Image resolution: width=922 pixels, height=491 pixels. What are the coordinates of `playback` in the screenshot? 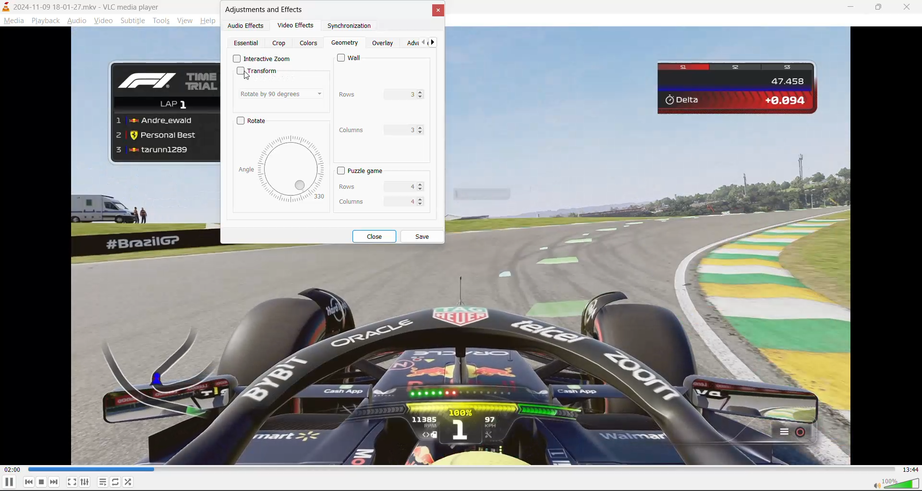 It's located at (44, 19).